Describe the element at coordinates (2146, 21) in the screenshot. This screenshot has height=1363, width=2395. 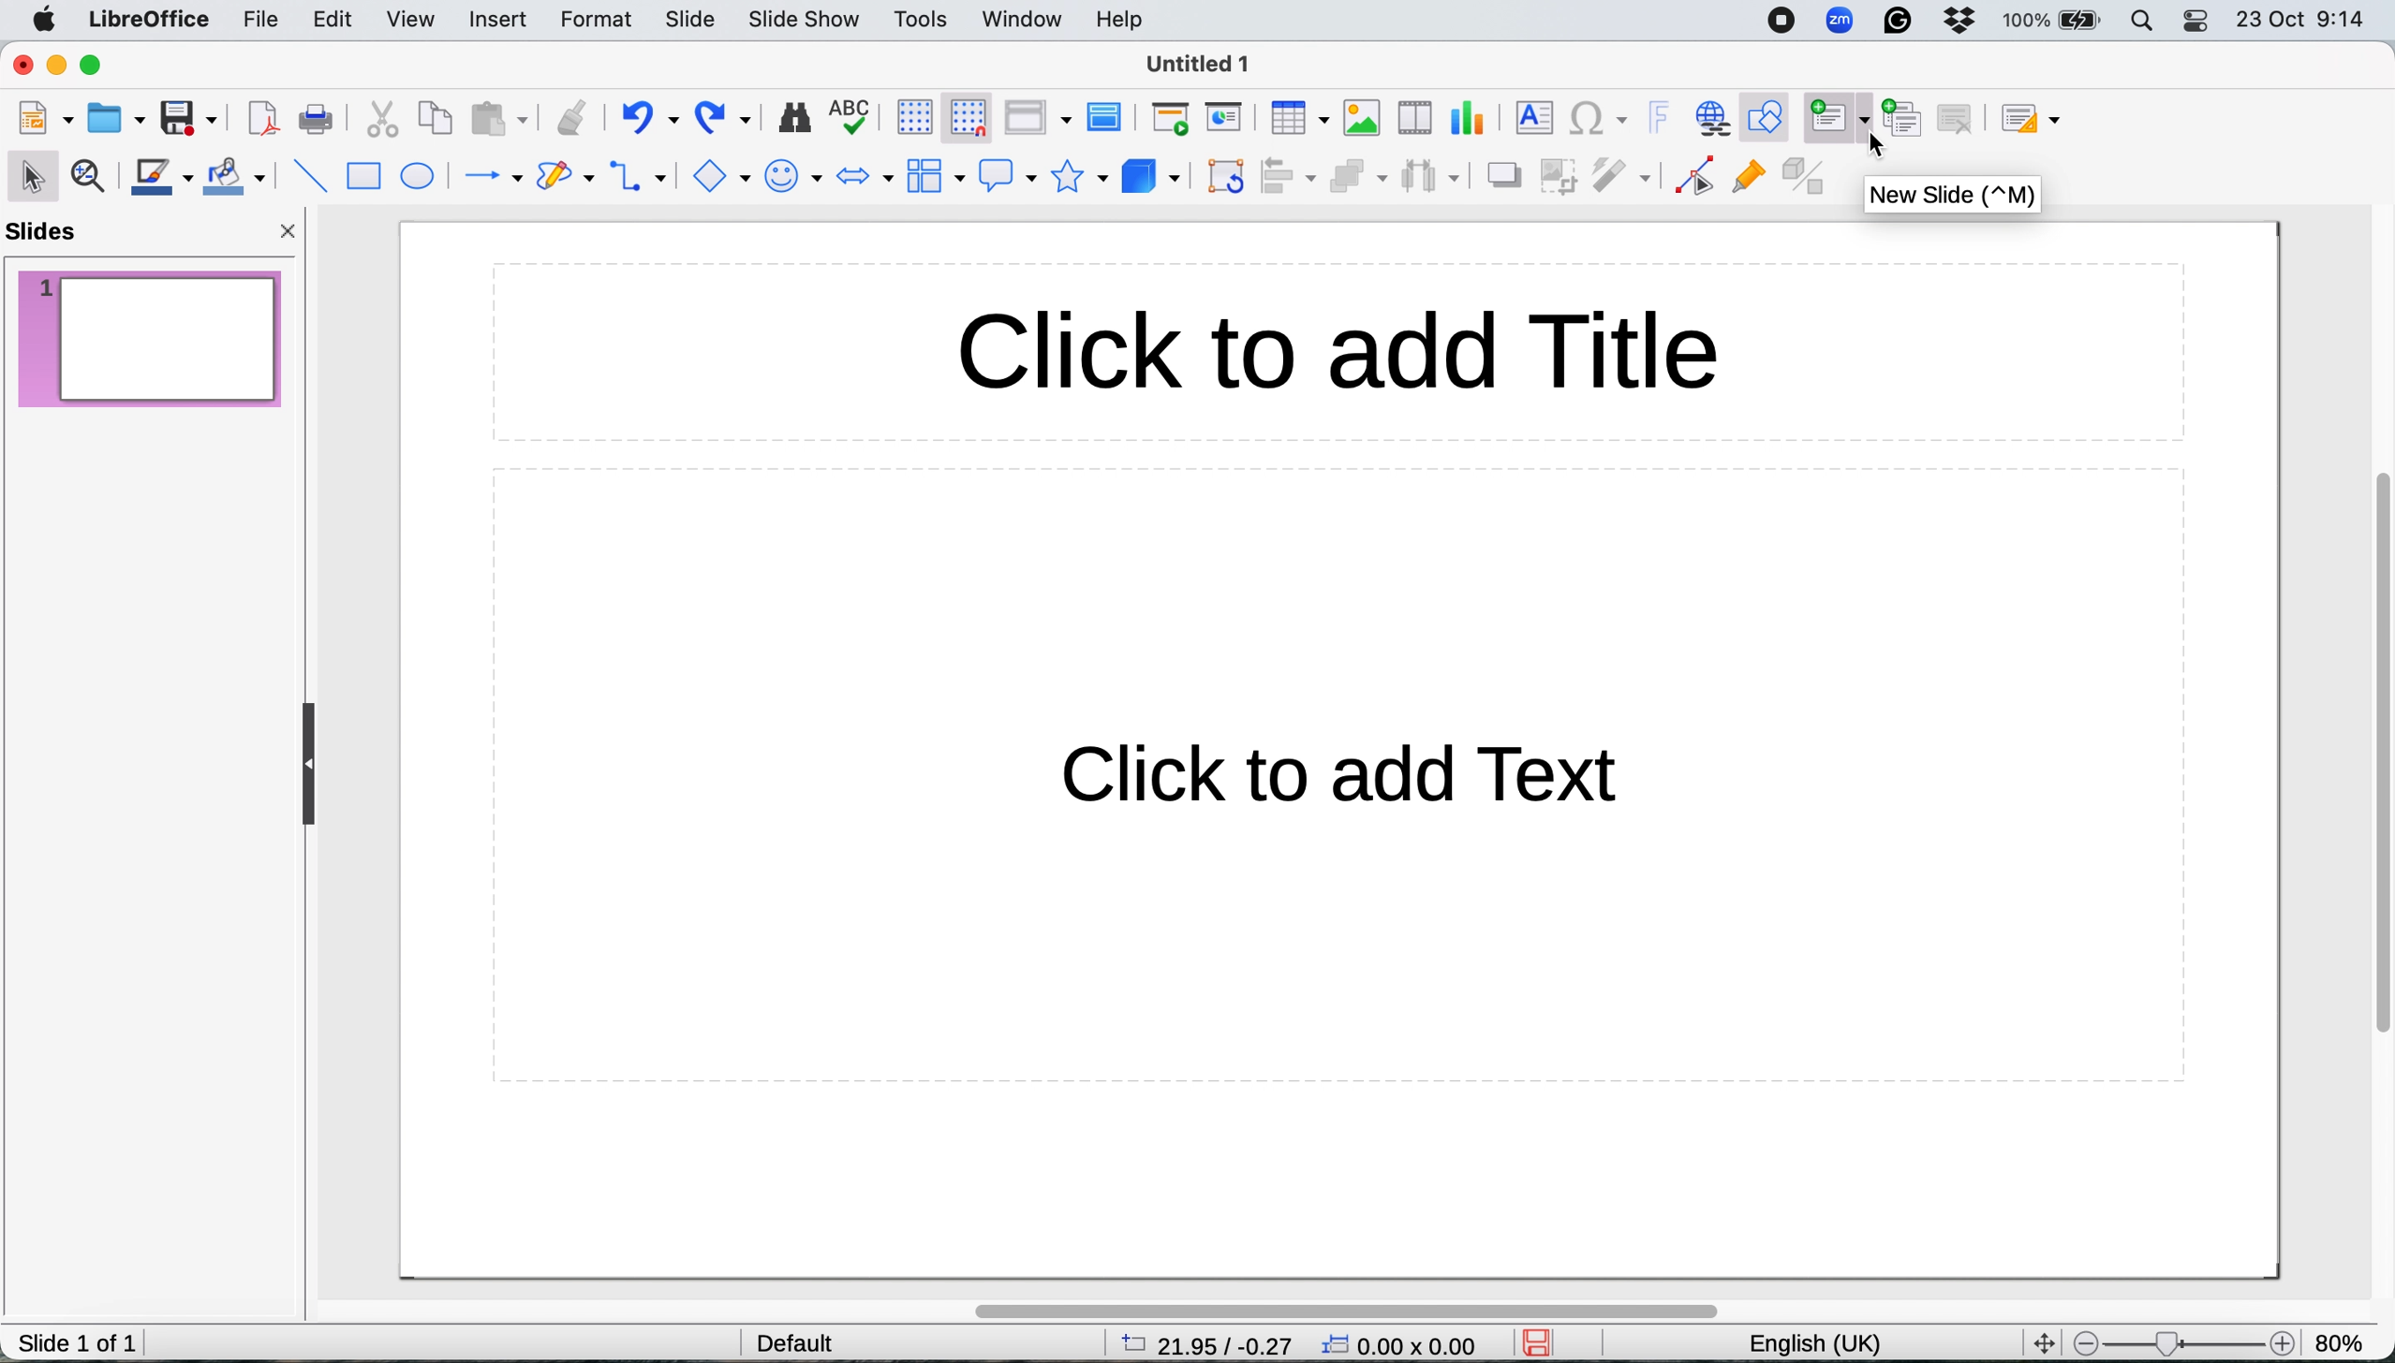
I see `spotlight search` at that location.